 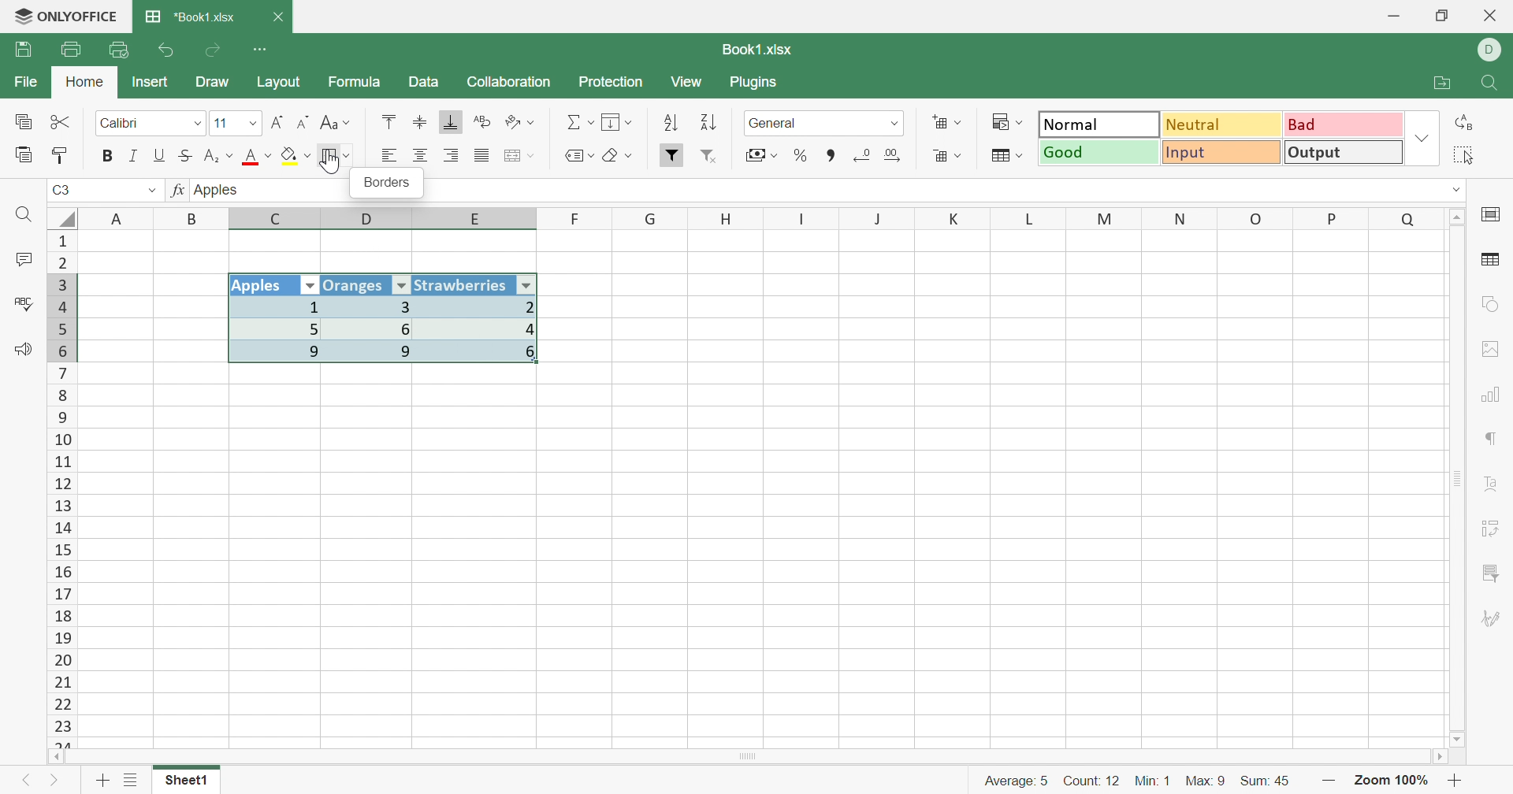 What do you see at coordinates (1344, 154) in the screenshot?
I see `Output` at bounding box center [1344, 154].